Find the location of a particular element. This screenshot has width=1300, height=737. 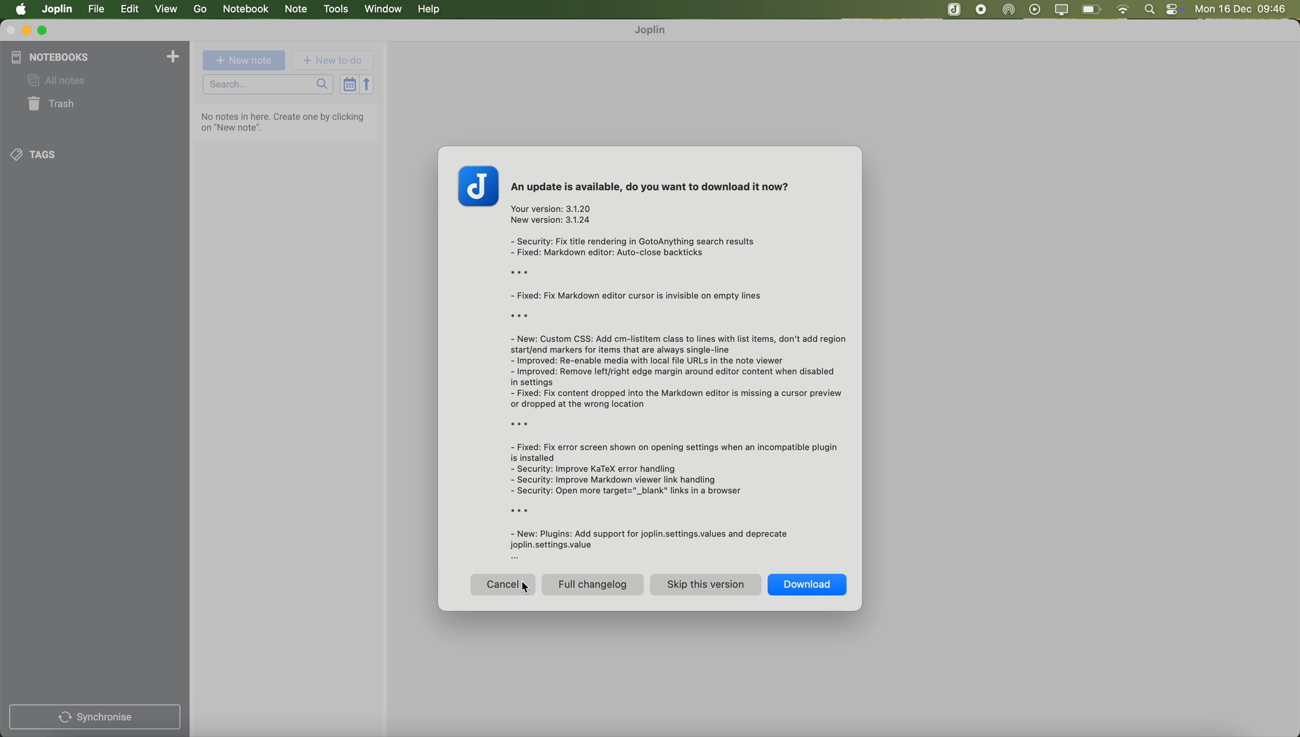

all notes is located at coordinates (63, 79).